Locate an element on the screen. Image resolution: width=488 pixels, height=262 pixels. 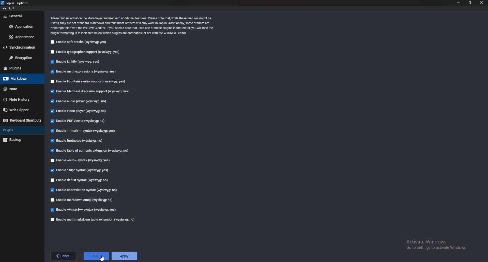
plugins is located at coordinates (21, 130).